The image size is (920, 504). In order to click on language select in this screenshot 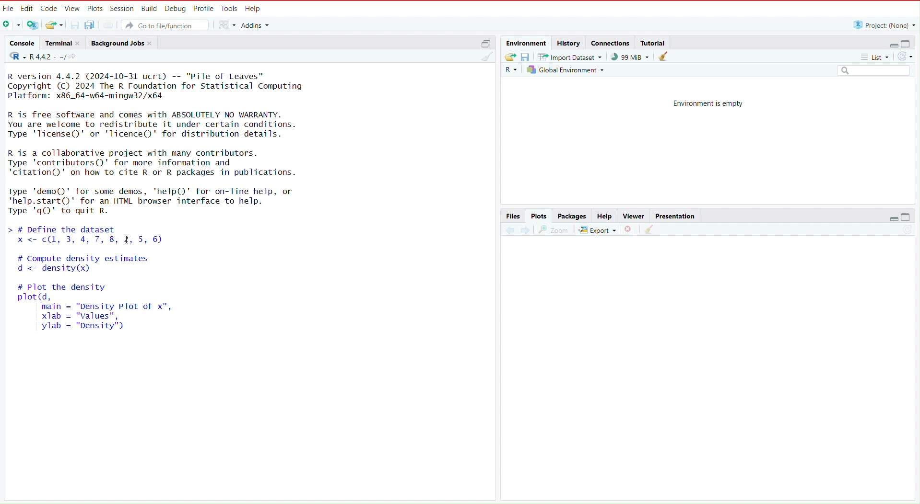, I will do `click(14, 57)`.